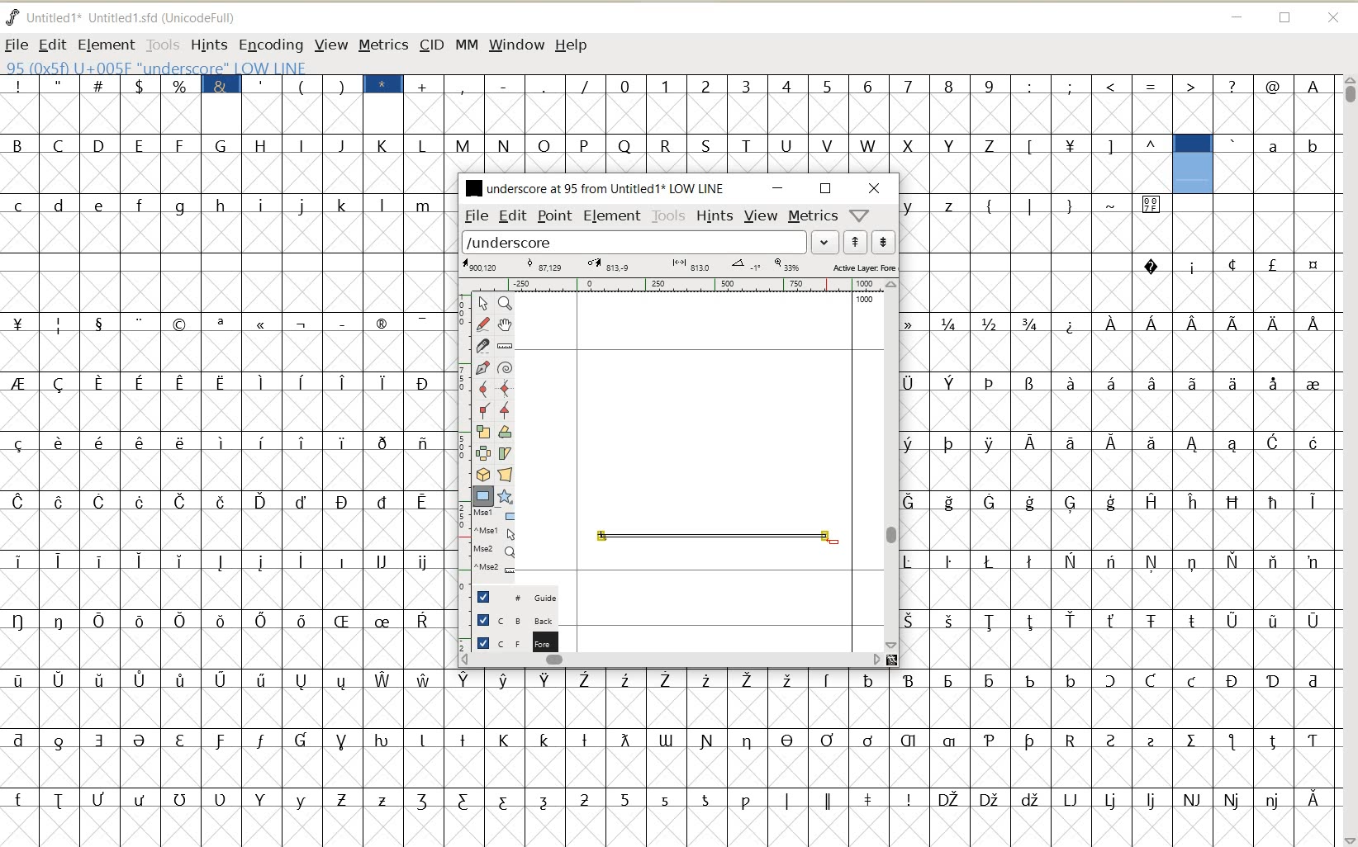 The image size is (1358, 847). Describe the element at coordinates (1034, 479) in the screenshot. I see `GLYPHY CHARACTERS` at that location.